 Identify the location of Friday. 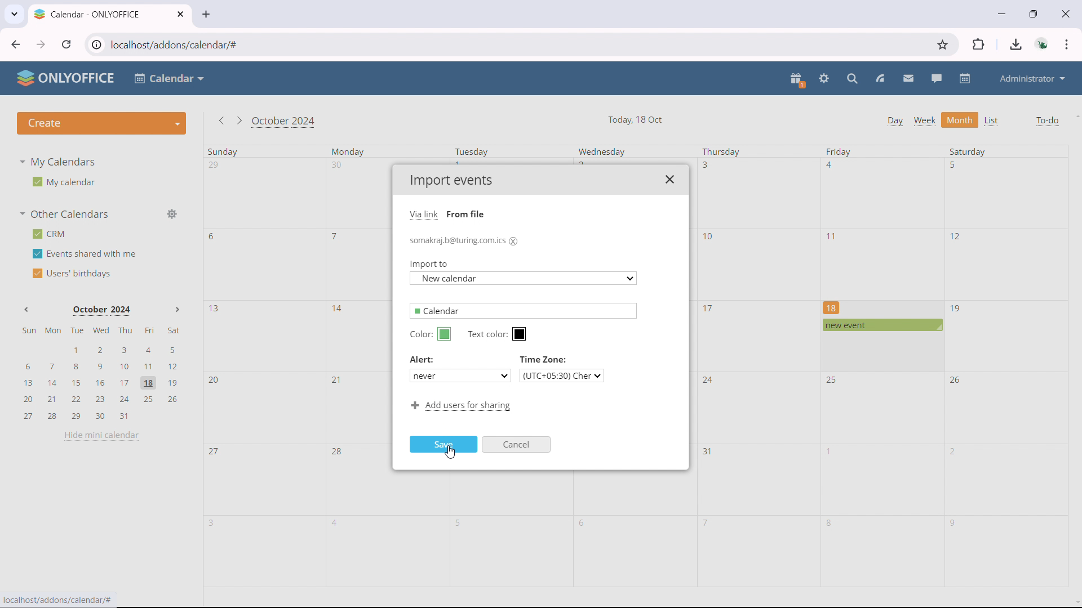
(839, 152).